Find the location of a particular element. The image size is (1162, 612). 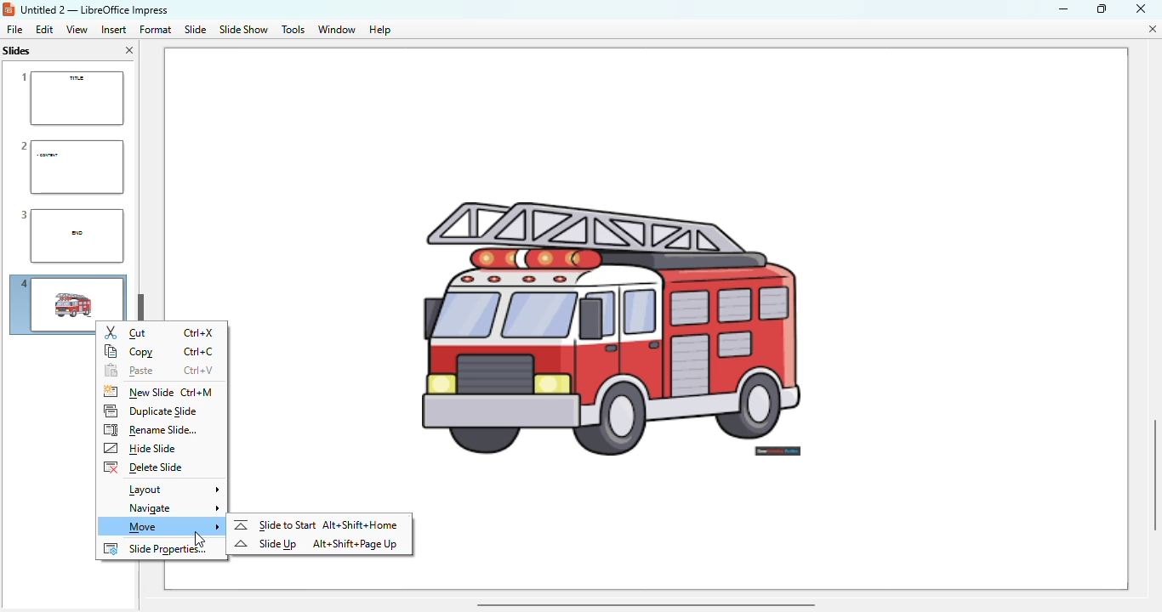

cursor is located at coordinates (199, 539).